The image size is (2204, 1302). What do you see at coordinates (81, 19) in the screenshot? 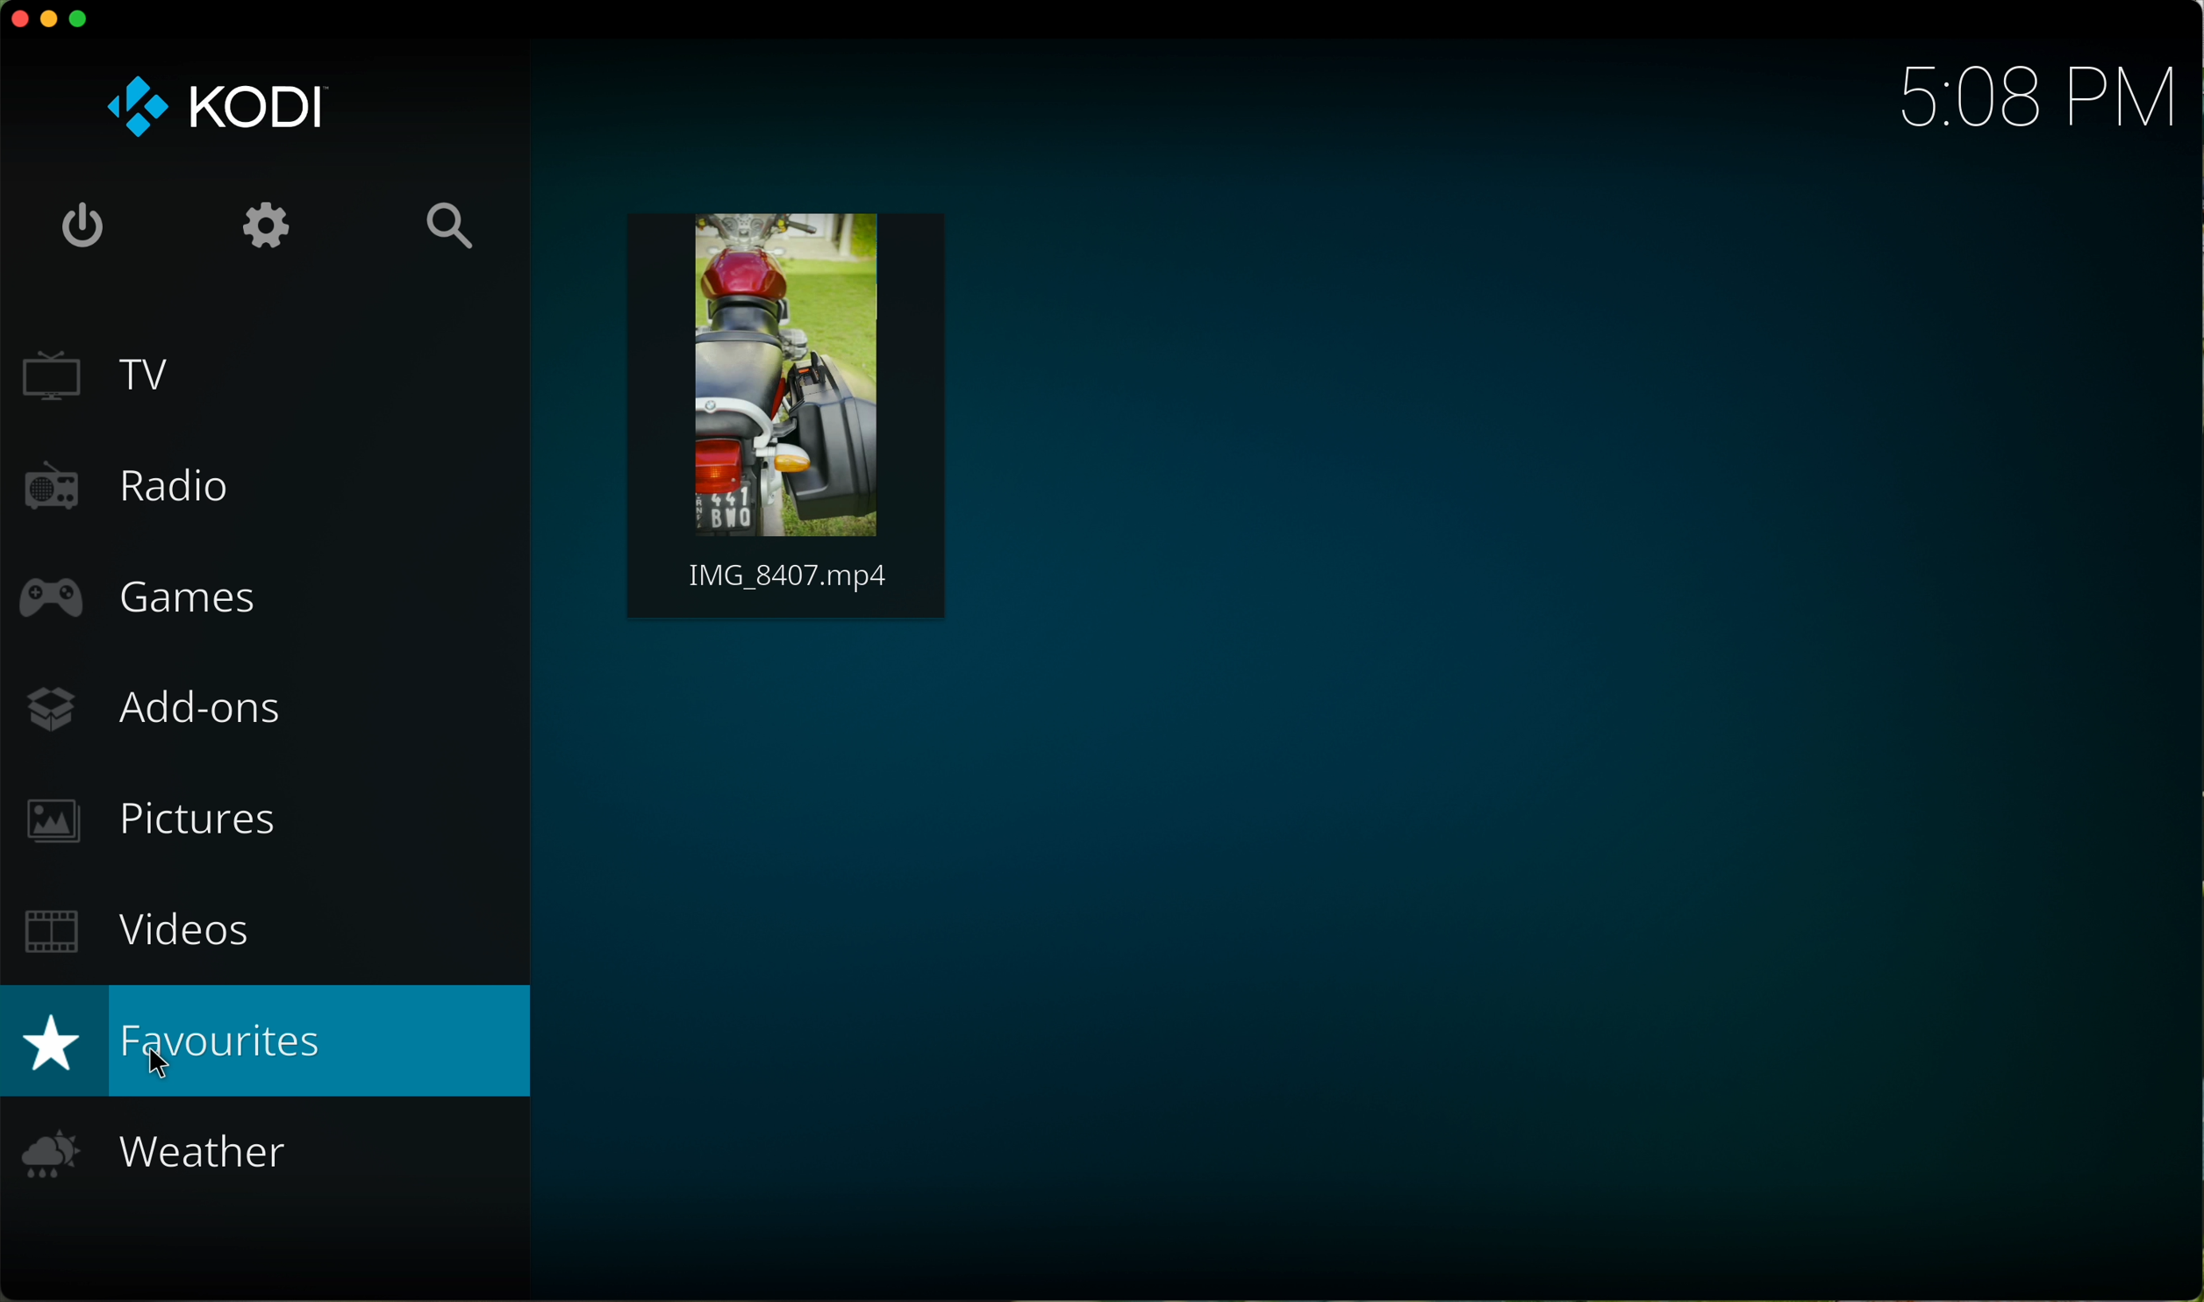
I see `maximize` at bounding box center [81, 19].